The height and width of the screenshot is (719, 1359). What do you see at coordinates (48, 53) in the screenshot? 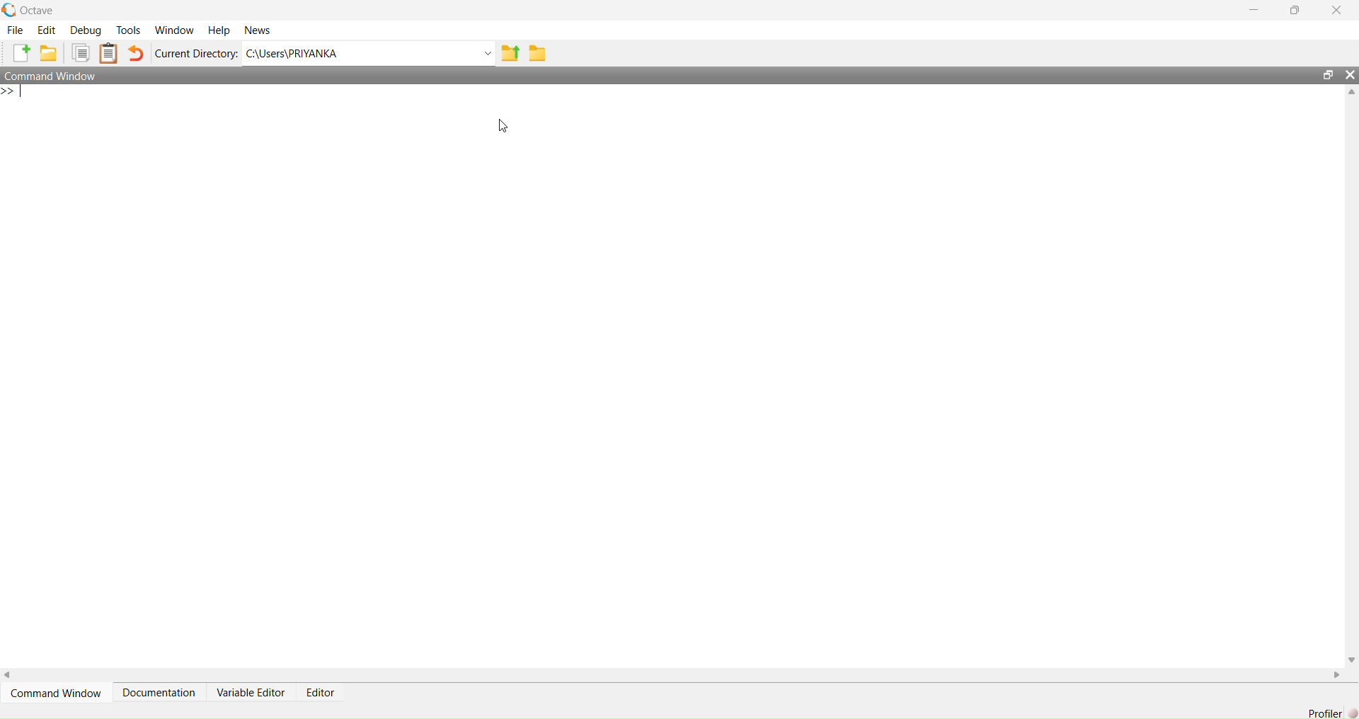
I see `Open an existing file in editor` at bounding box center [48, 53].